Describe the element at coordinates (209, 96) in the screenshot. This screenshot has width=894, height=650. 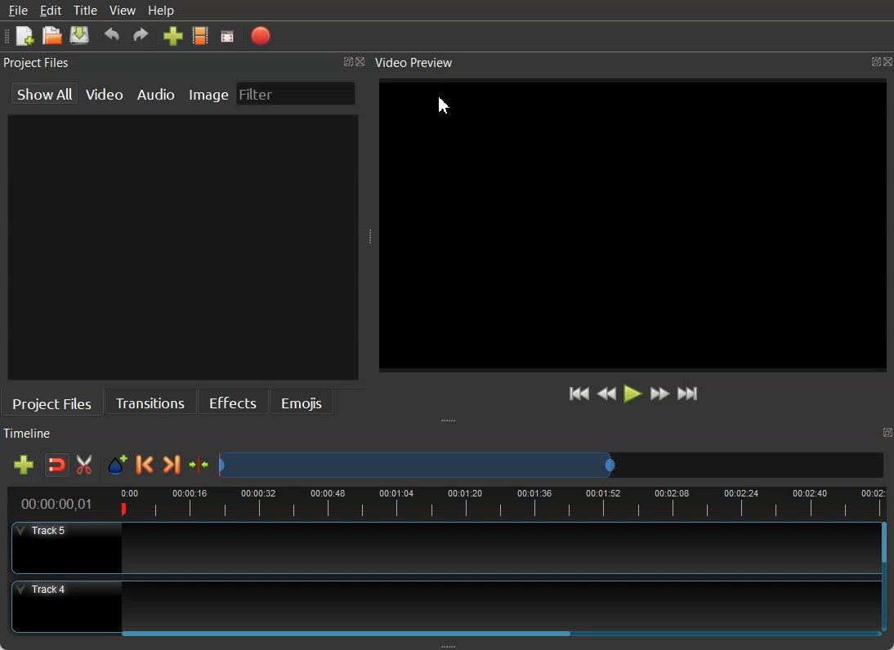
I see `Image` at that location.